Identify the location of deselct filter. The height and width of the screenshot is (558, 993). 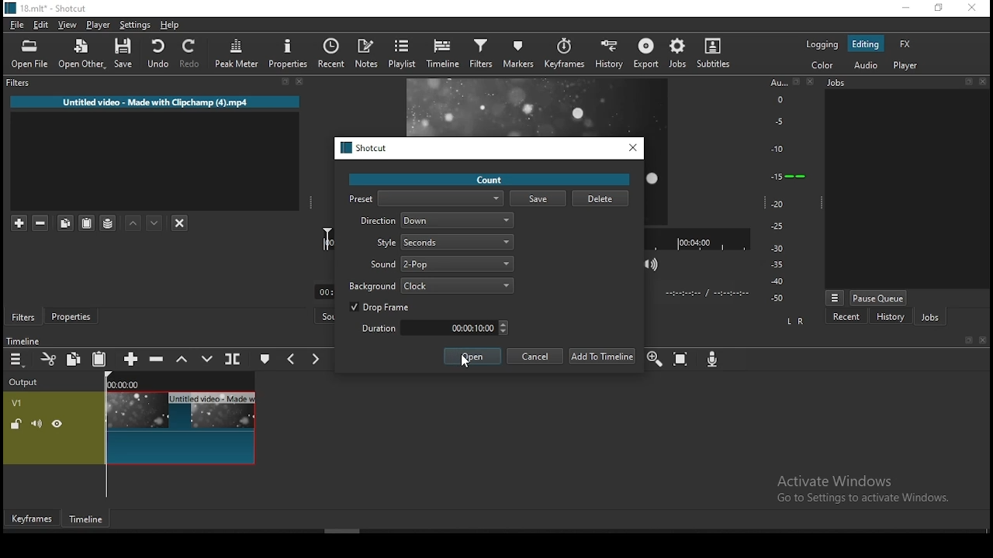
(179, 222).